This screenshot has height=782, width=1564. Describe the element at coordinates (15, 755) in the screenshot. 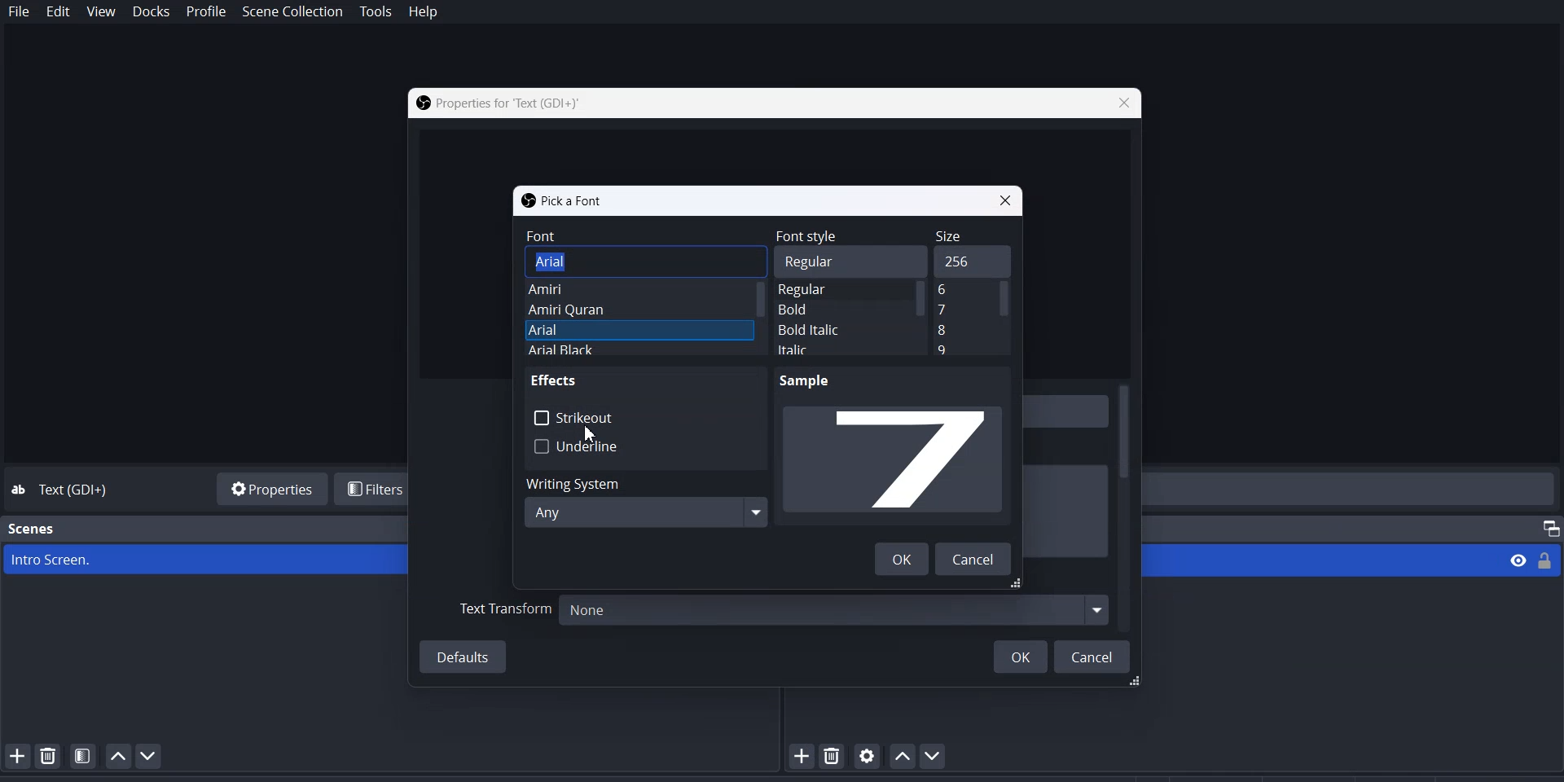

I see `Add Scene` at that location.